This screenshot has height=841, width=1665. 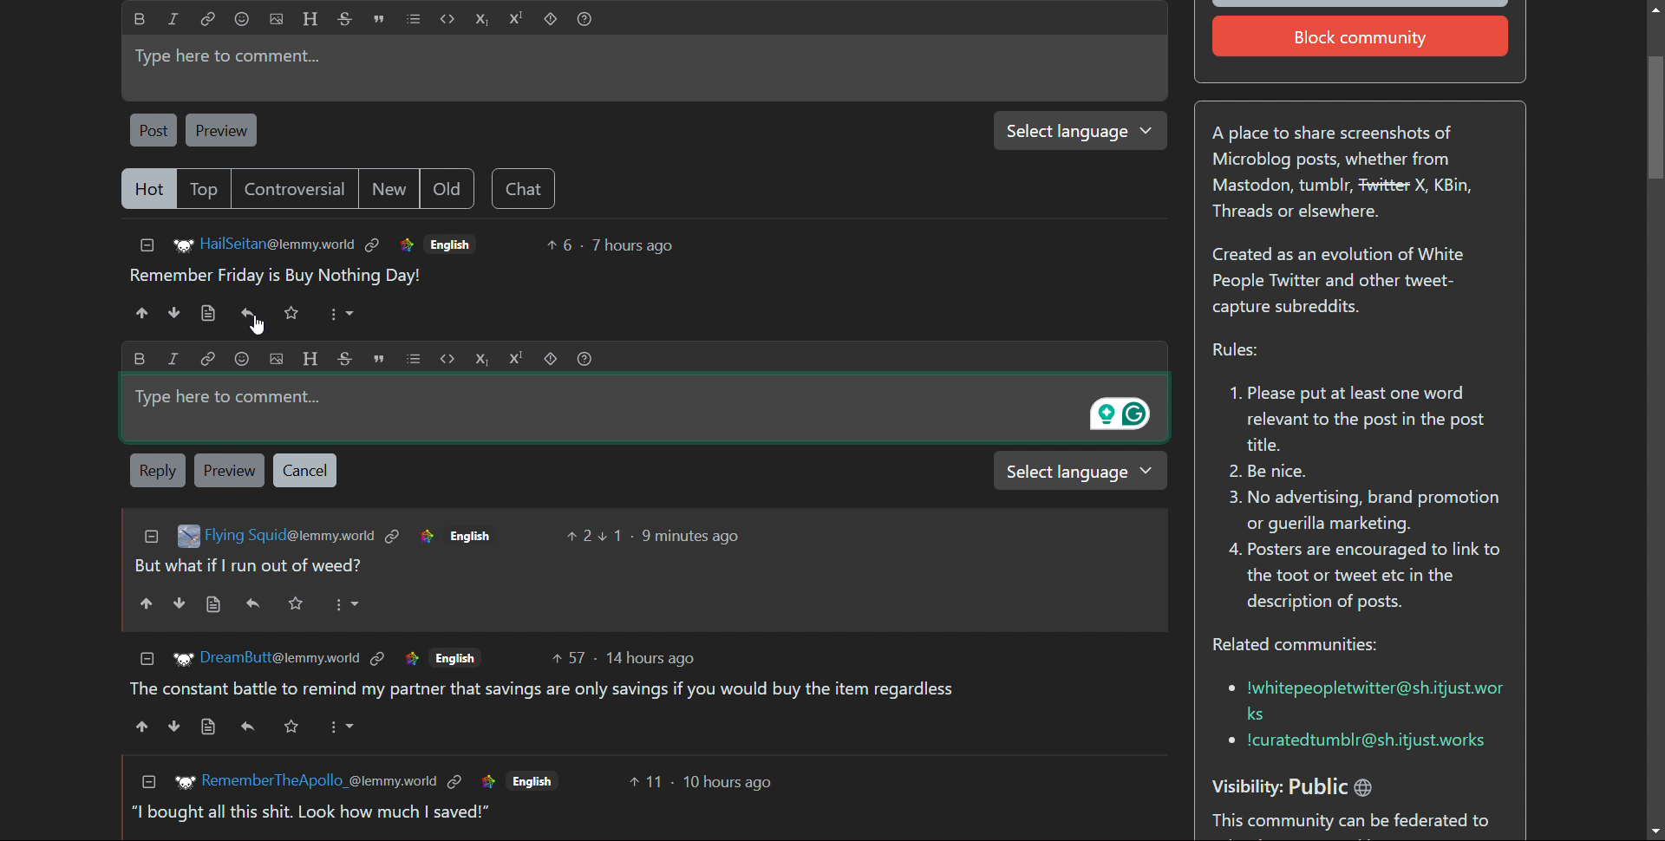 What do you see at coordinates (584, 20) in the screenshot?
I see `help` at bounding box center [584, 20].